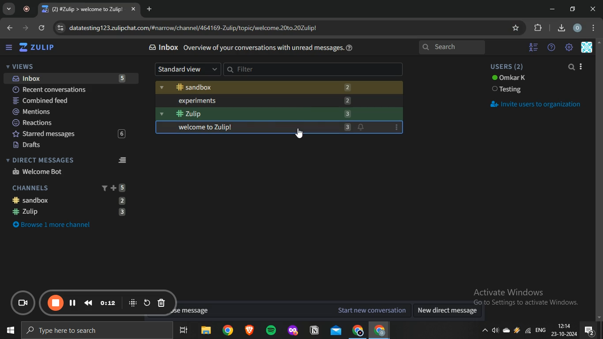 The height and width of the screenshot is (339, 603). What do you see at coordinates (315, 331) in the screenshot?
I see `notion` at bounding box center [315, 331].